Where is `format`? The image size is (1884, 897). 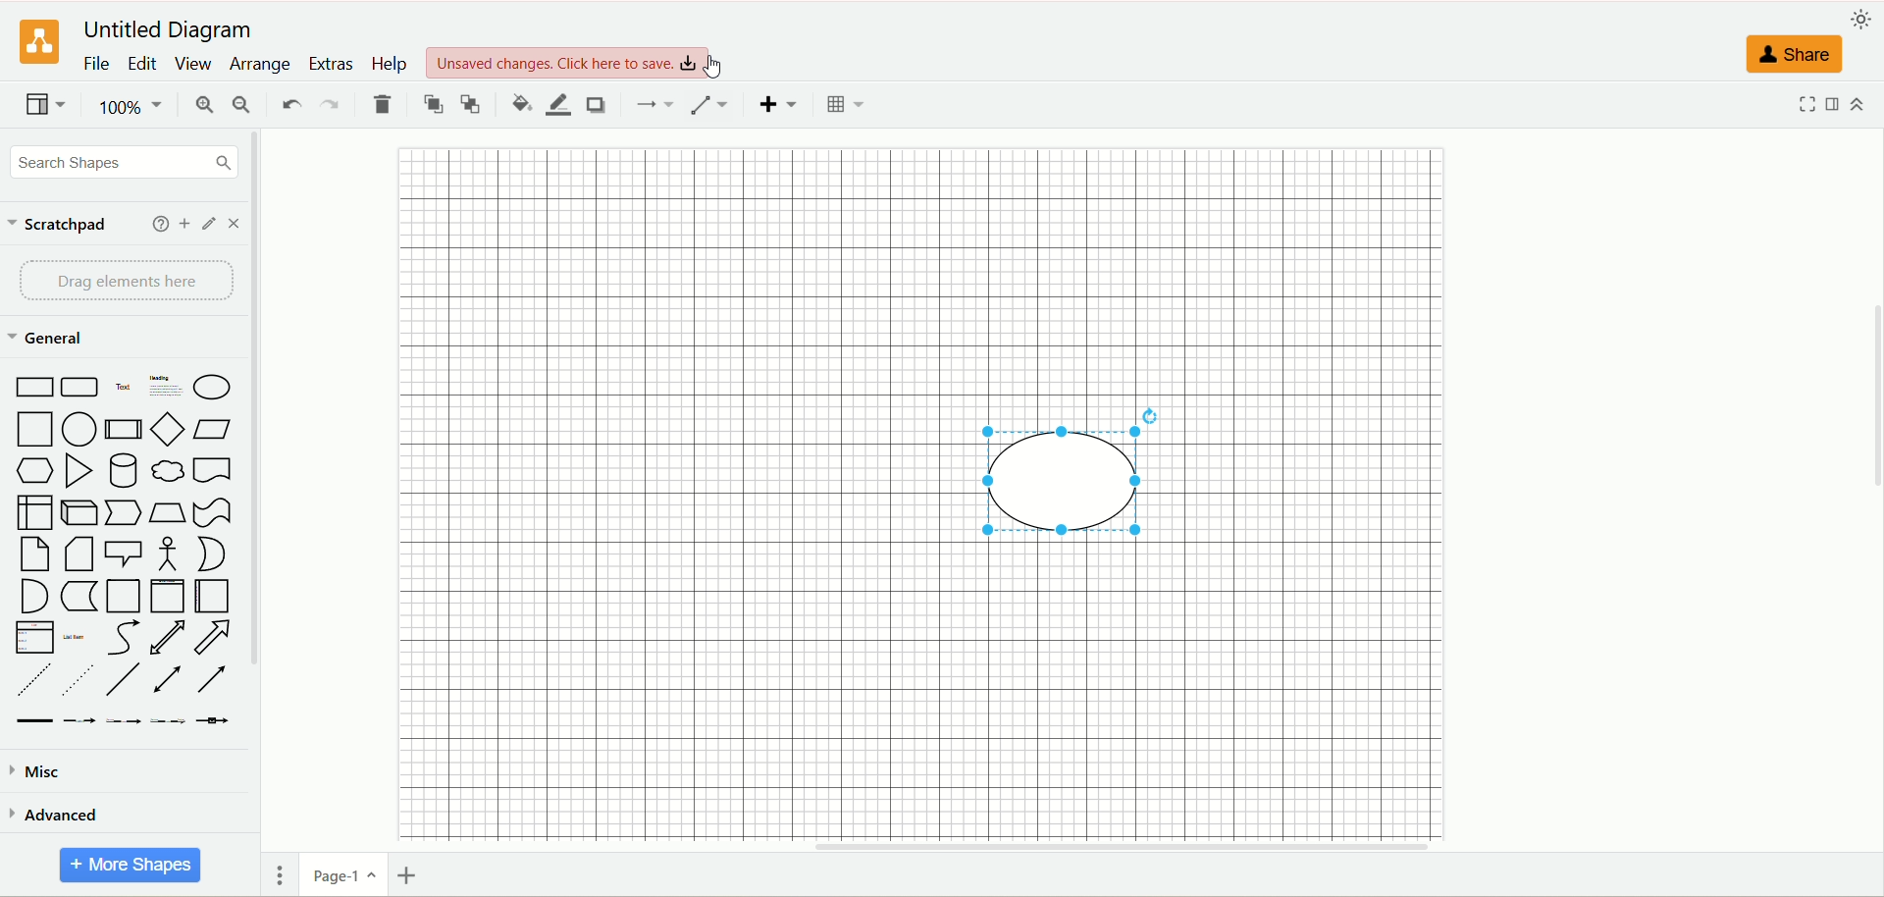 format is located at coordinates (1838, 108).